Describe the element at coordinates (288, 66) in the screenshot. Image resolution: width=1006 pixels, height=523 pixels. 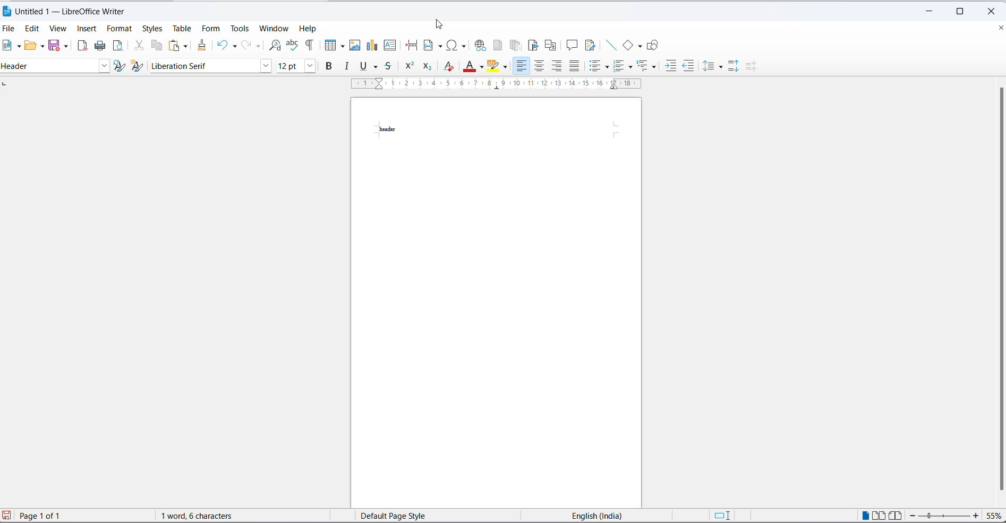
I see `font size ` at that location.